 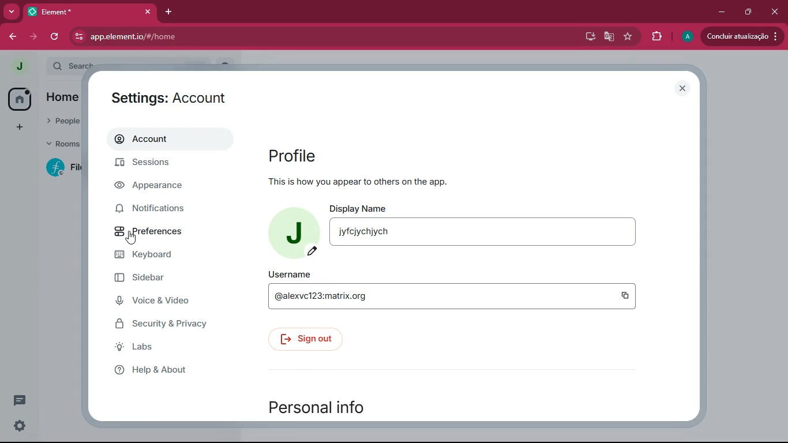 What do you see at coordinates (172, 139) in the screenshot?
I see `account` at bounding box center [172, 139].